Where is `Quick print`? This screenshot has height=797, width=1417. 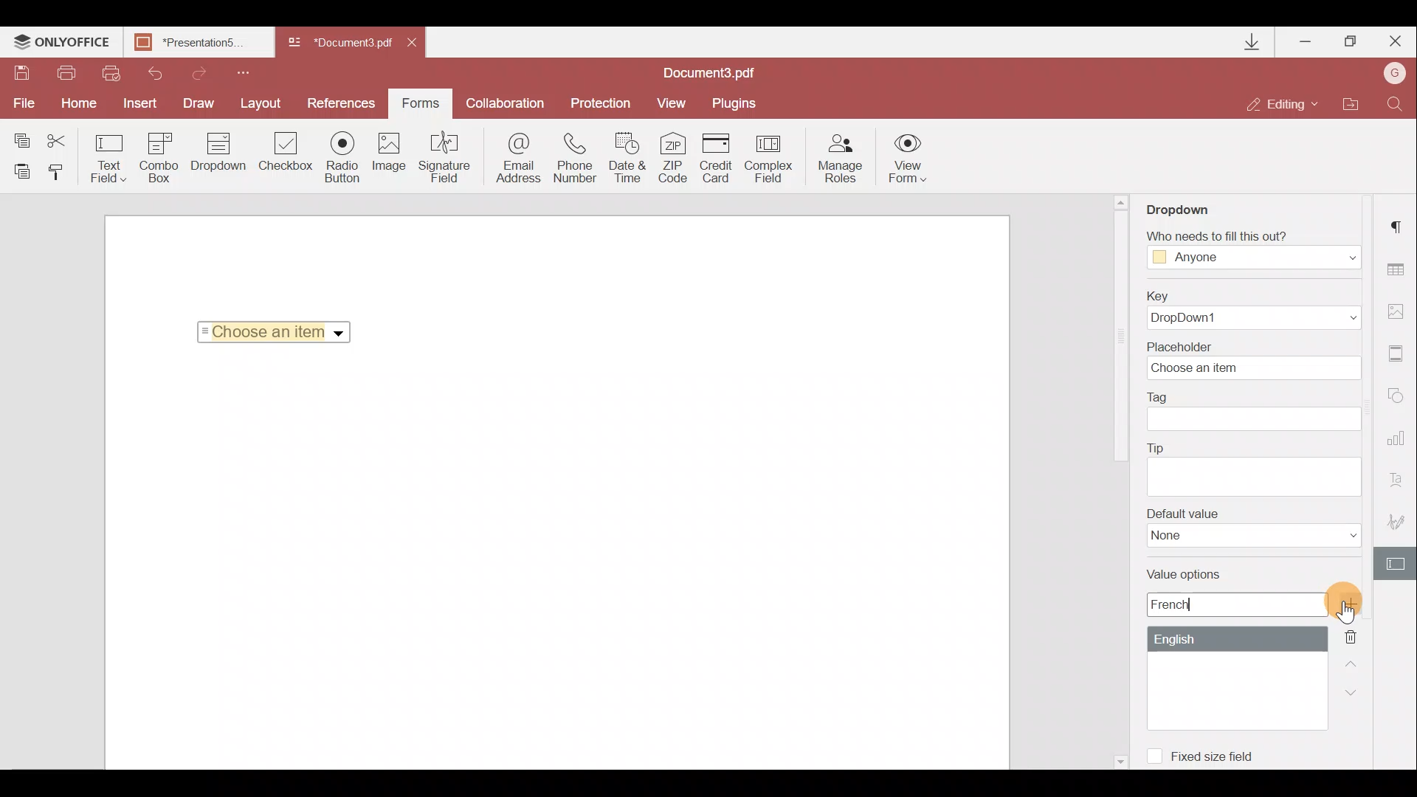
Quick print is located at coordinates (109, 72).